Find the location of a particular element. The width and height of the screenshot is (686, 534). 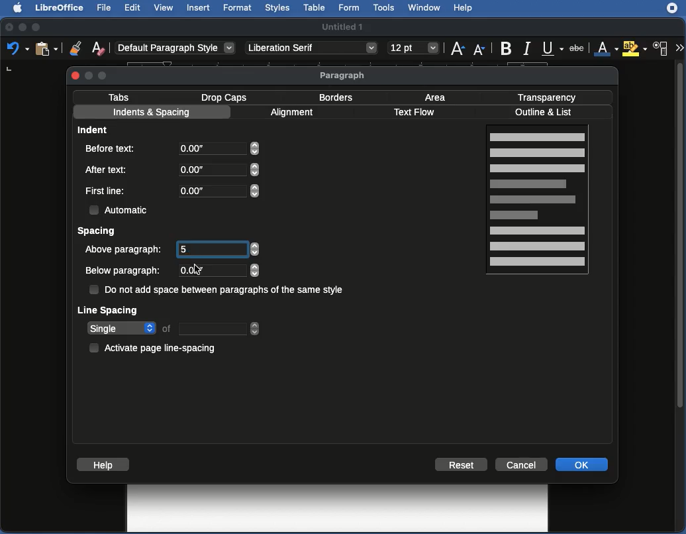

Area is located at coordinates (438, 97).